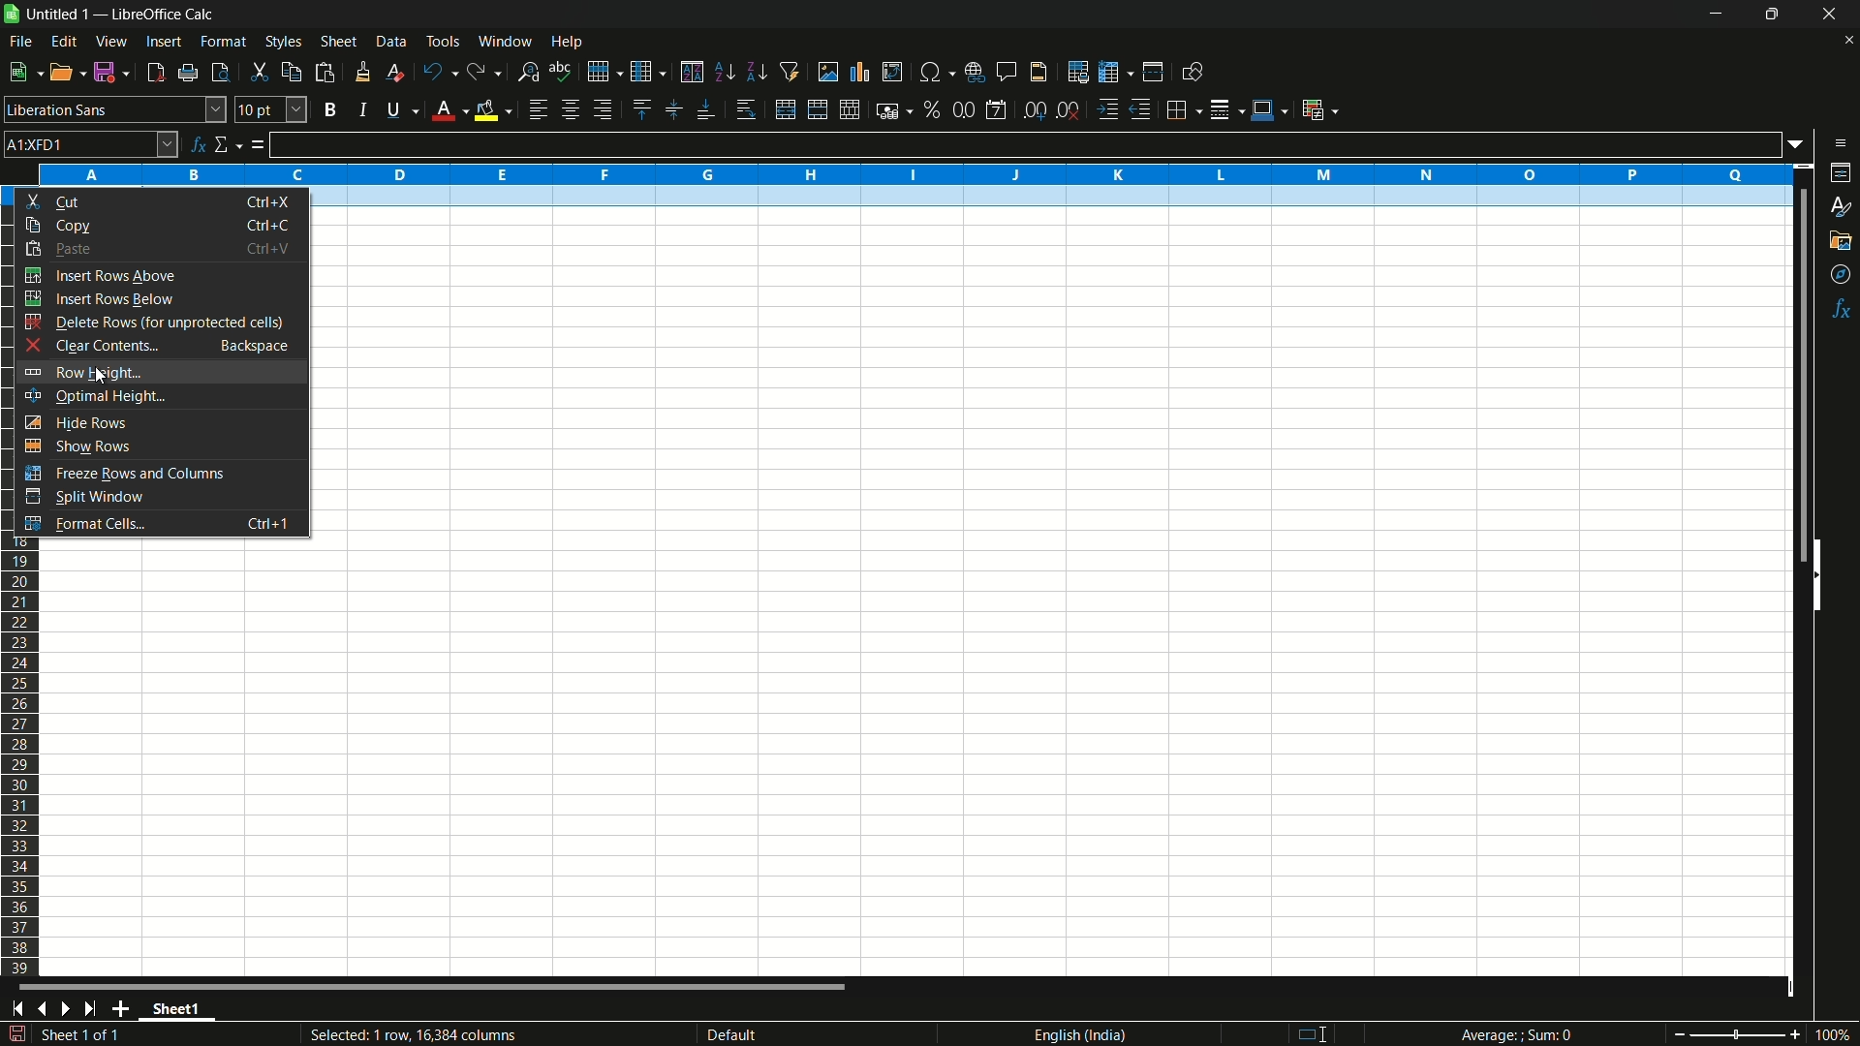 This screenshot has width=1860, height=1046. I want to click on format menu, so click(224, 42).